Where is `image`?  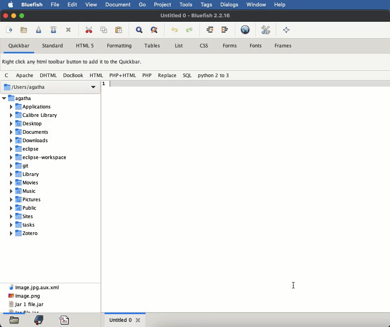 image is located at coordinates (25, 296).